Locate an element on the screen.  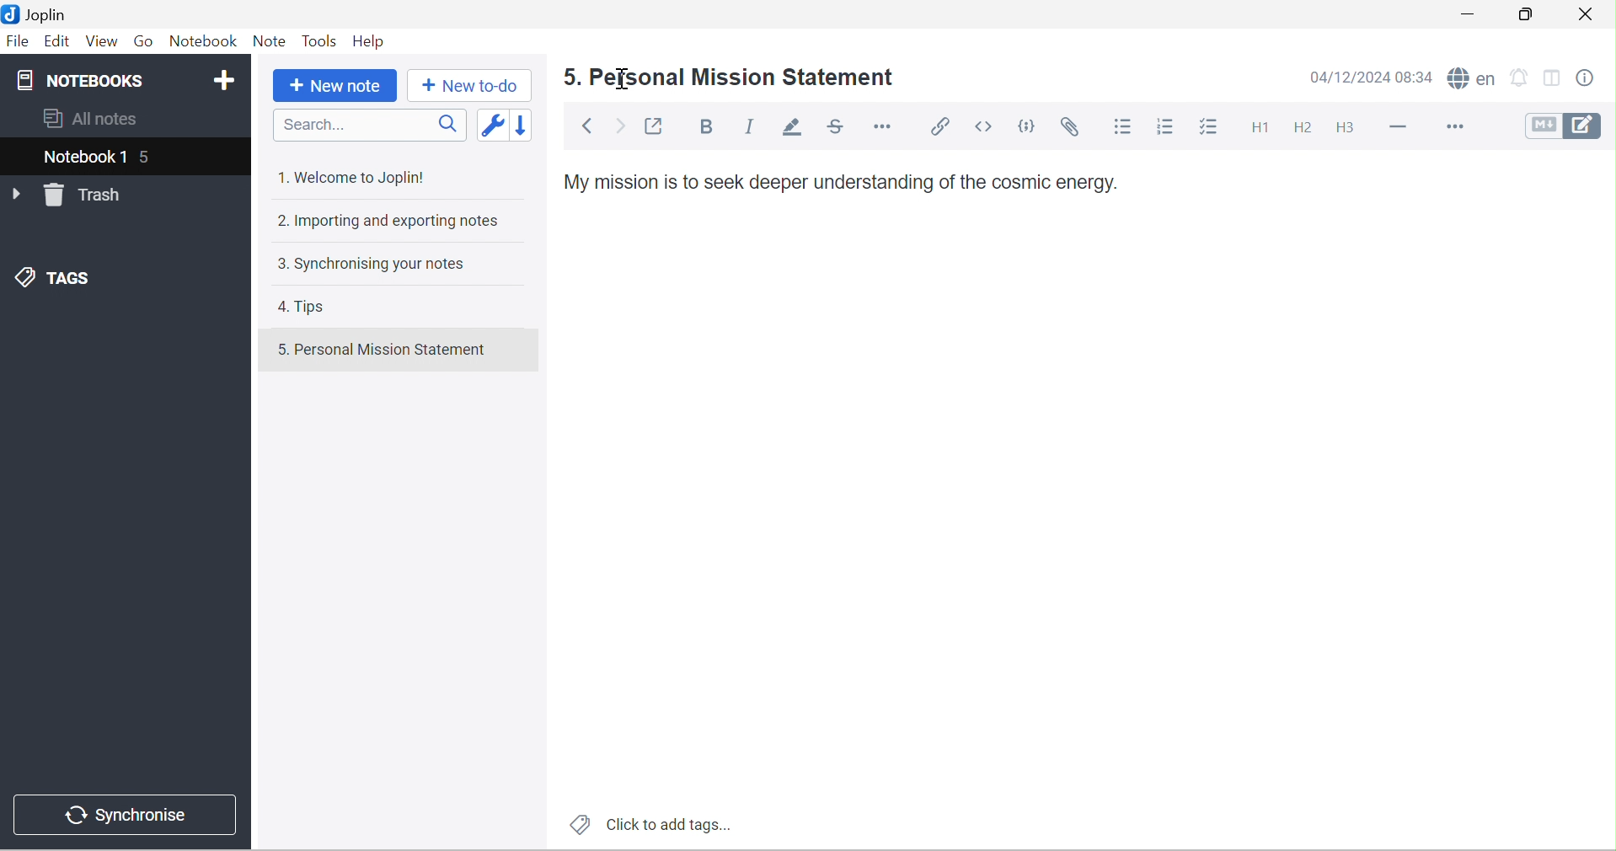
New note is located at coordinates (338, 86).